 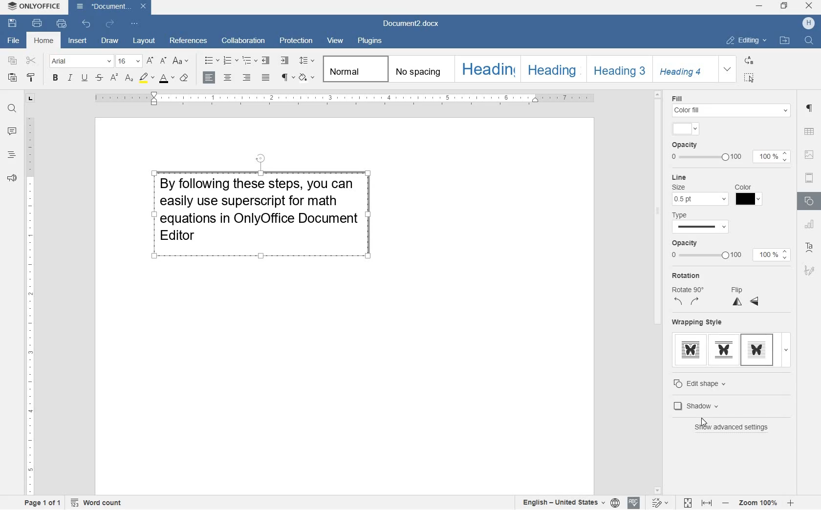 What do you see at coordinates (99, 78) in the screenshot?
I see `strikethrough` at bounding box center [99, 78].